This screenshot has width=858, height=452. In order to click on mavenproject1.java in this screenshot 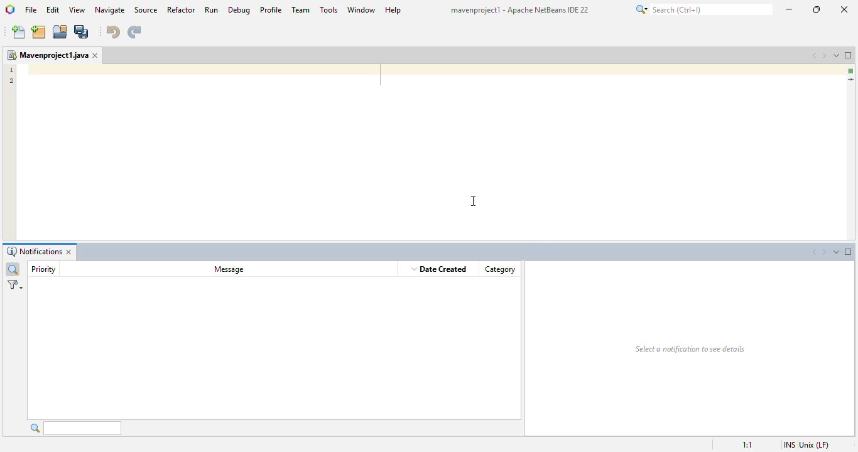, I will do `click(47, 55)`.